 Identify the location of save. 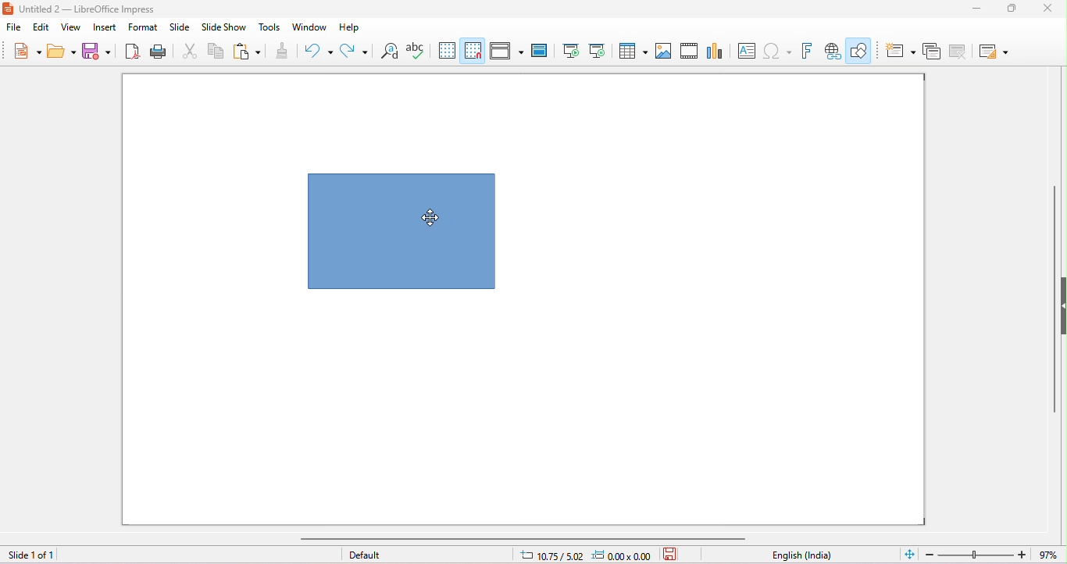
(95, 50).